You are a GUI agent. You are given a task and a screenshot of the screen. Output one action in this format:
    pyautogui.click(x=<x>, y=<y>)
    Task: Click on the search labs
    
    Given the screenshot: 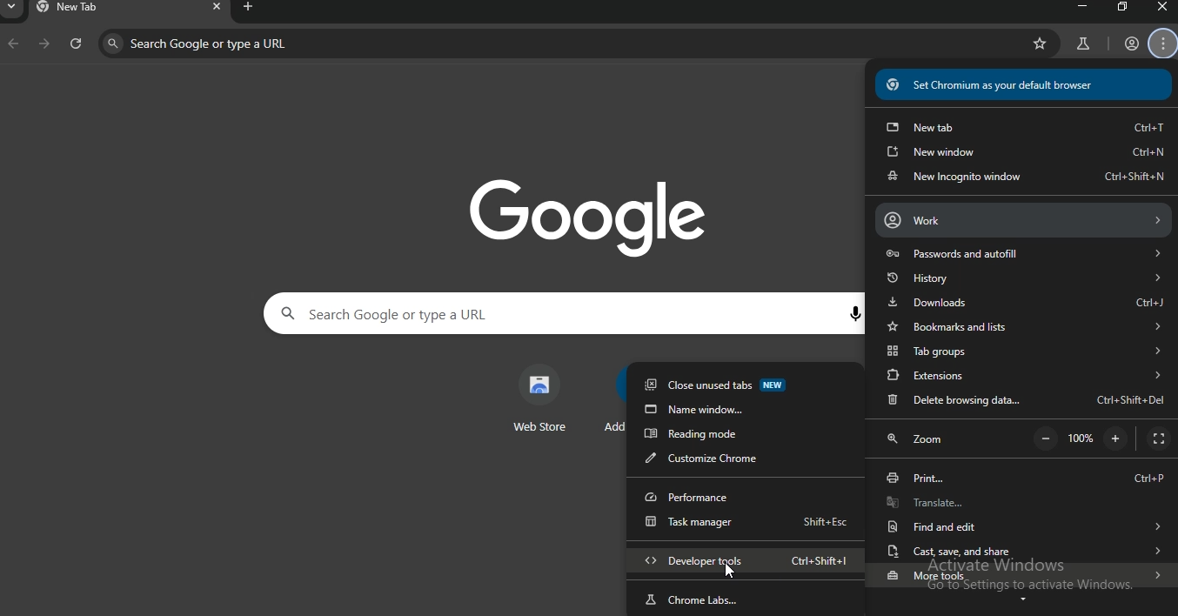 What is the action you would take?
    pyautogui.click(x=1080, y=47)
    